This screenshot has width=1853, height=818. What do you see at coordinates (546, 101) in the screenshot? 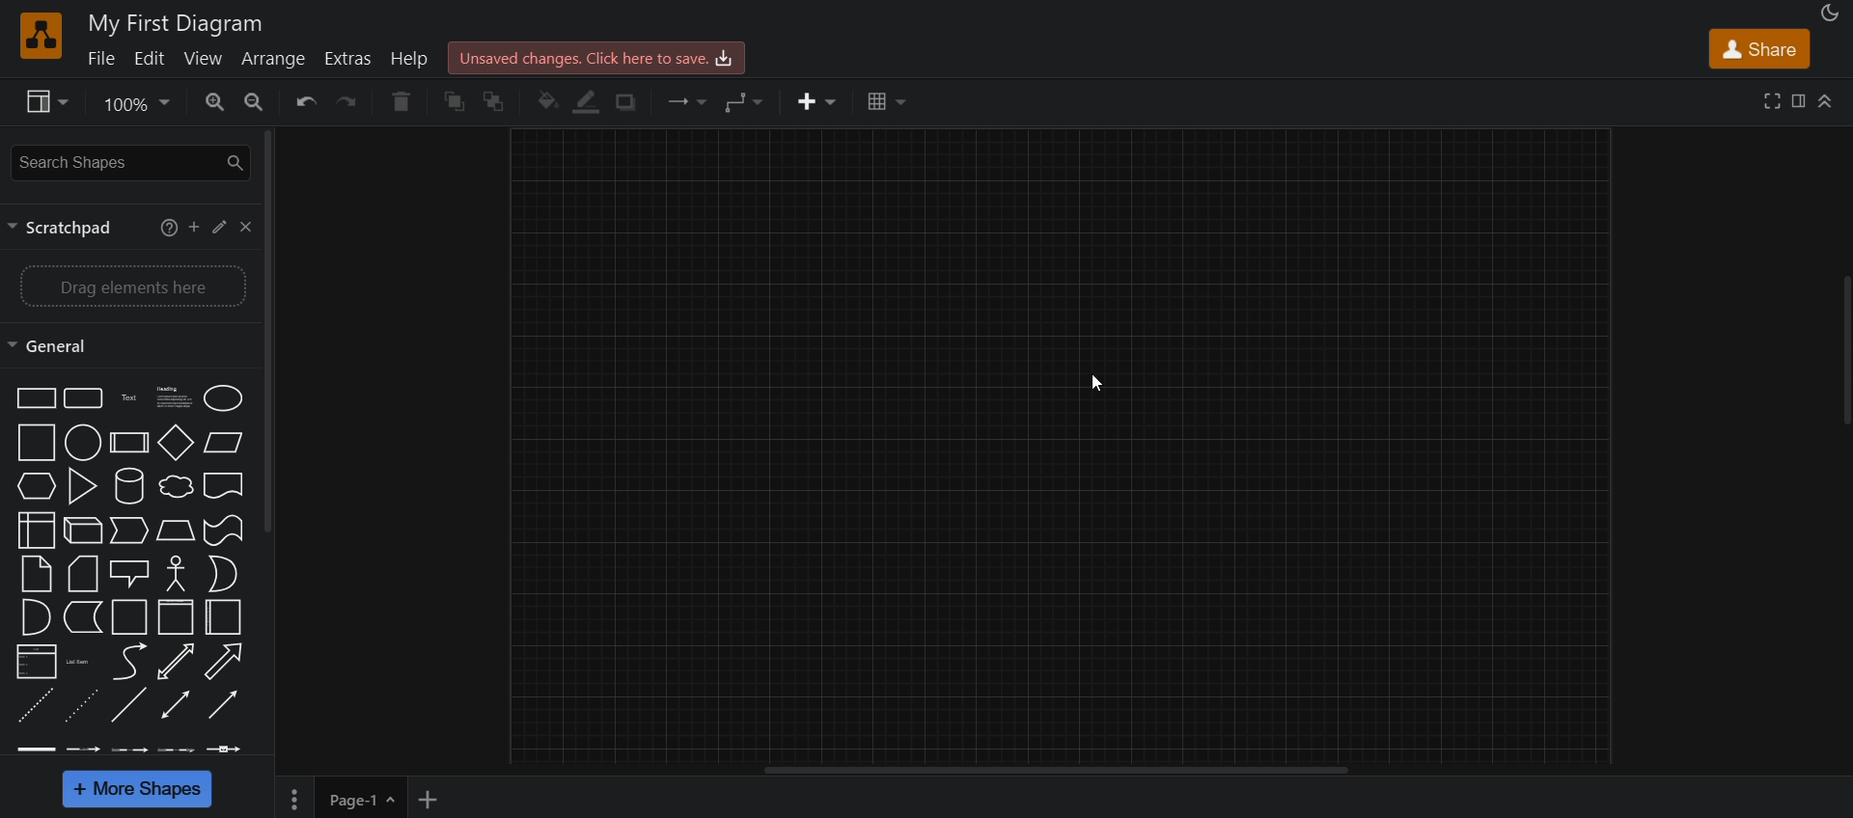
I see `fill` at bounding box center [546, 101].